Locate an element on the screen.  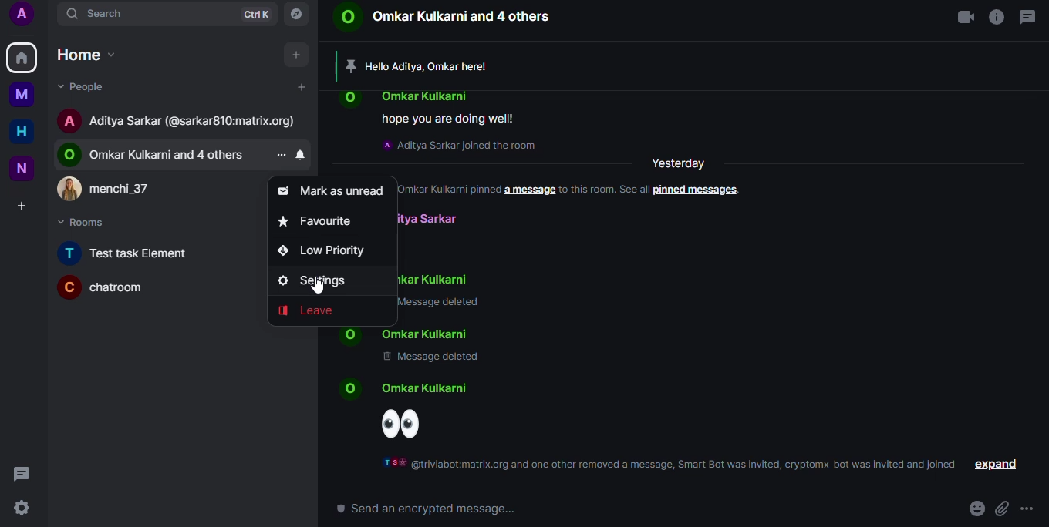
A Aditya Sarkar joined the room is located at coordinates (460, 146).